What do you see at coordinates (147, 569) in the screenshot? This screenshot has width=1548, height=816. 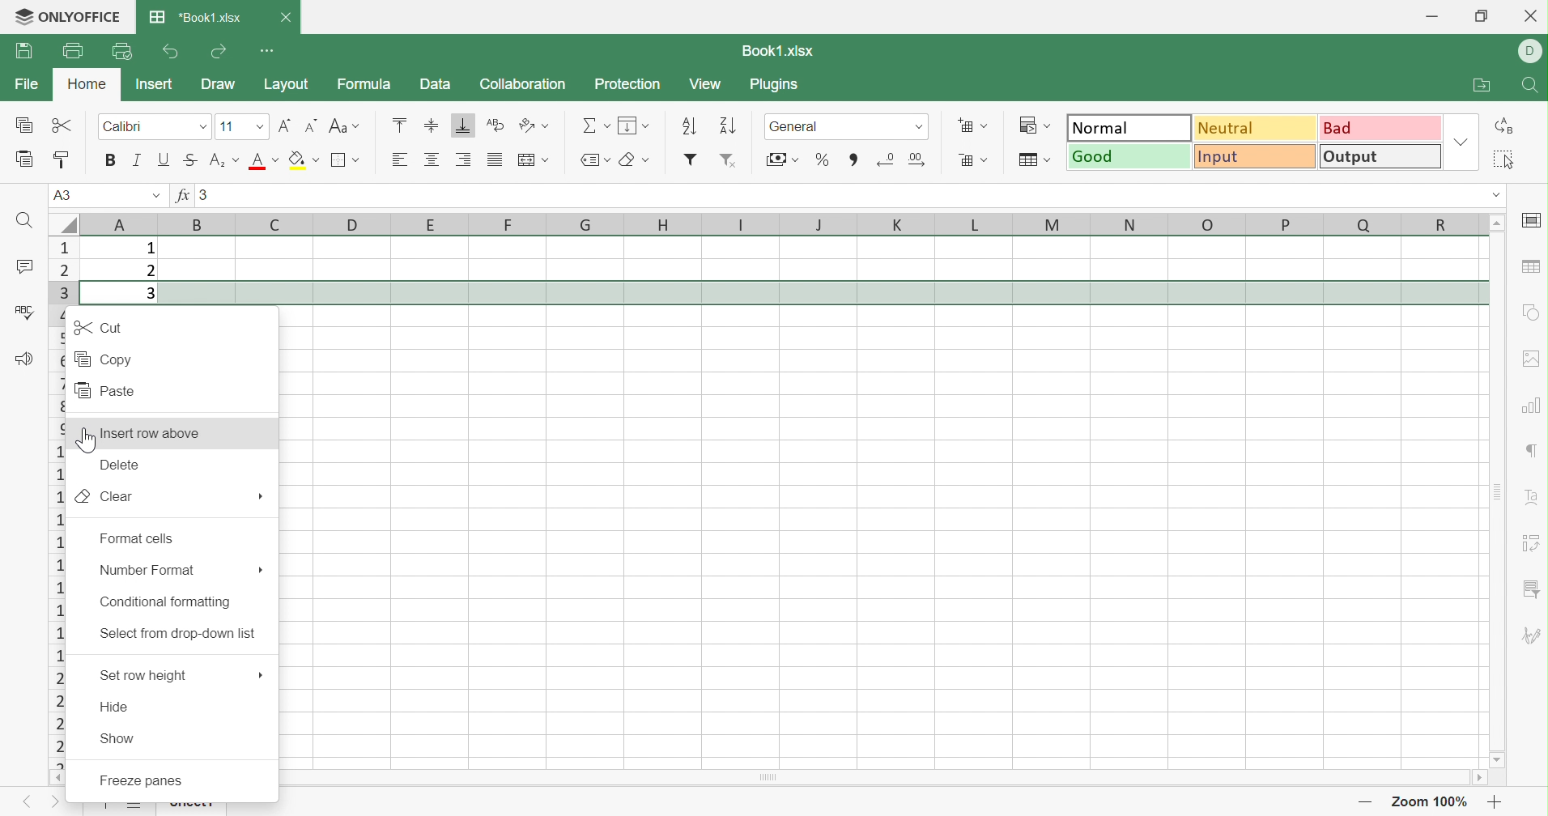 I see `Number format` at bounding box center [147, 569].